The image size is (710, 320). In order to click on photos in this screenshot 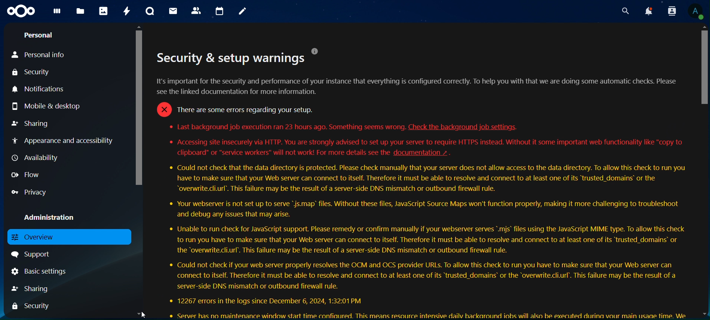, I will do `click(103, 11)`.